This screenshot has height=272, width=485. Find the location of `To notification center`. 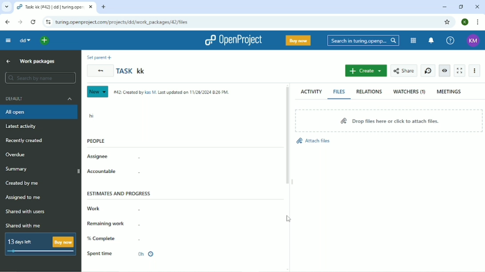

To notification center is located at coordinates (431, 41).